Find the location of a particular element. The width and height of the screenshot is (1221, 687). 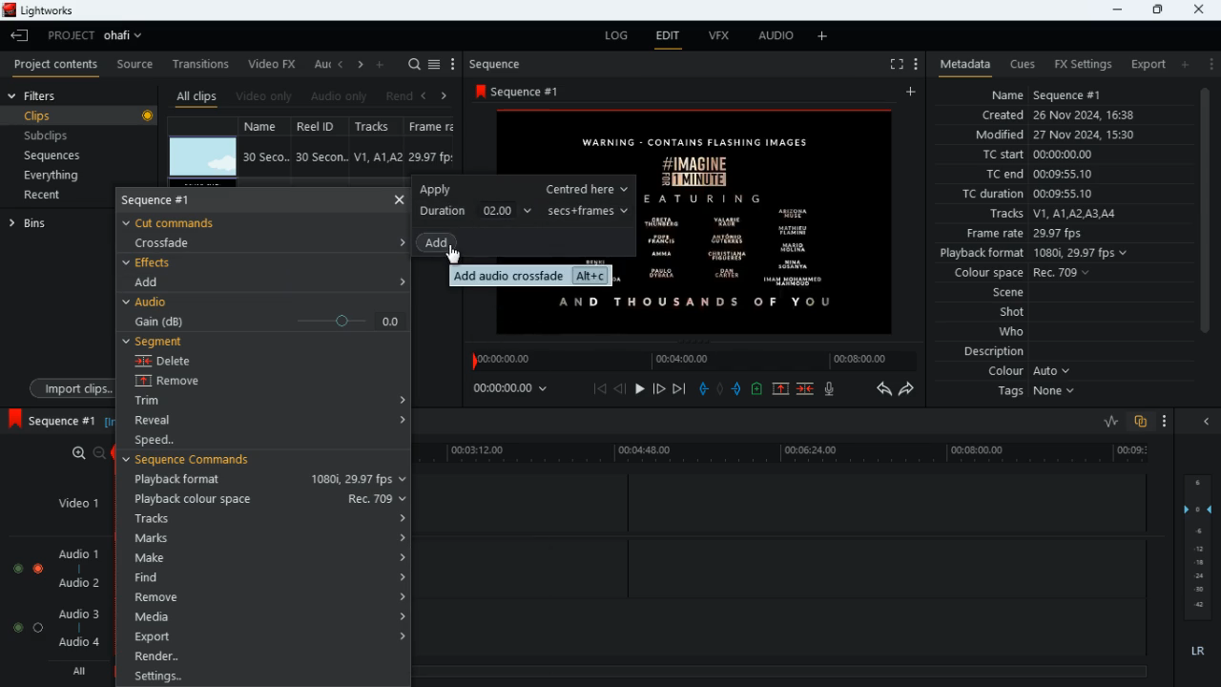

rend is located at coordinates (399, 97).